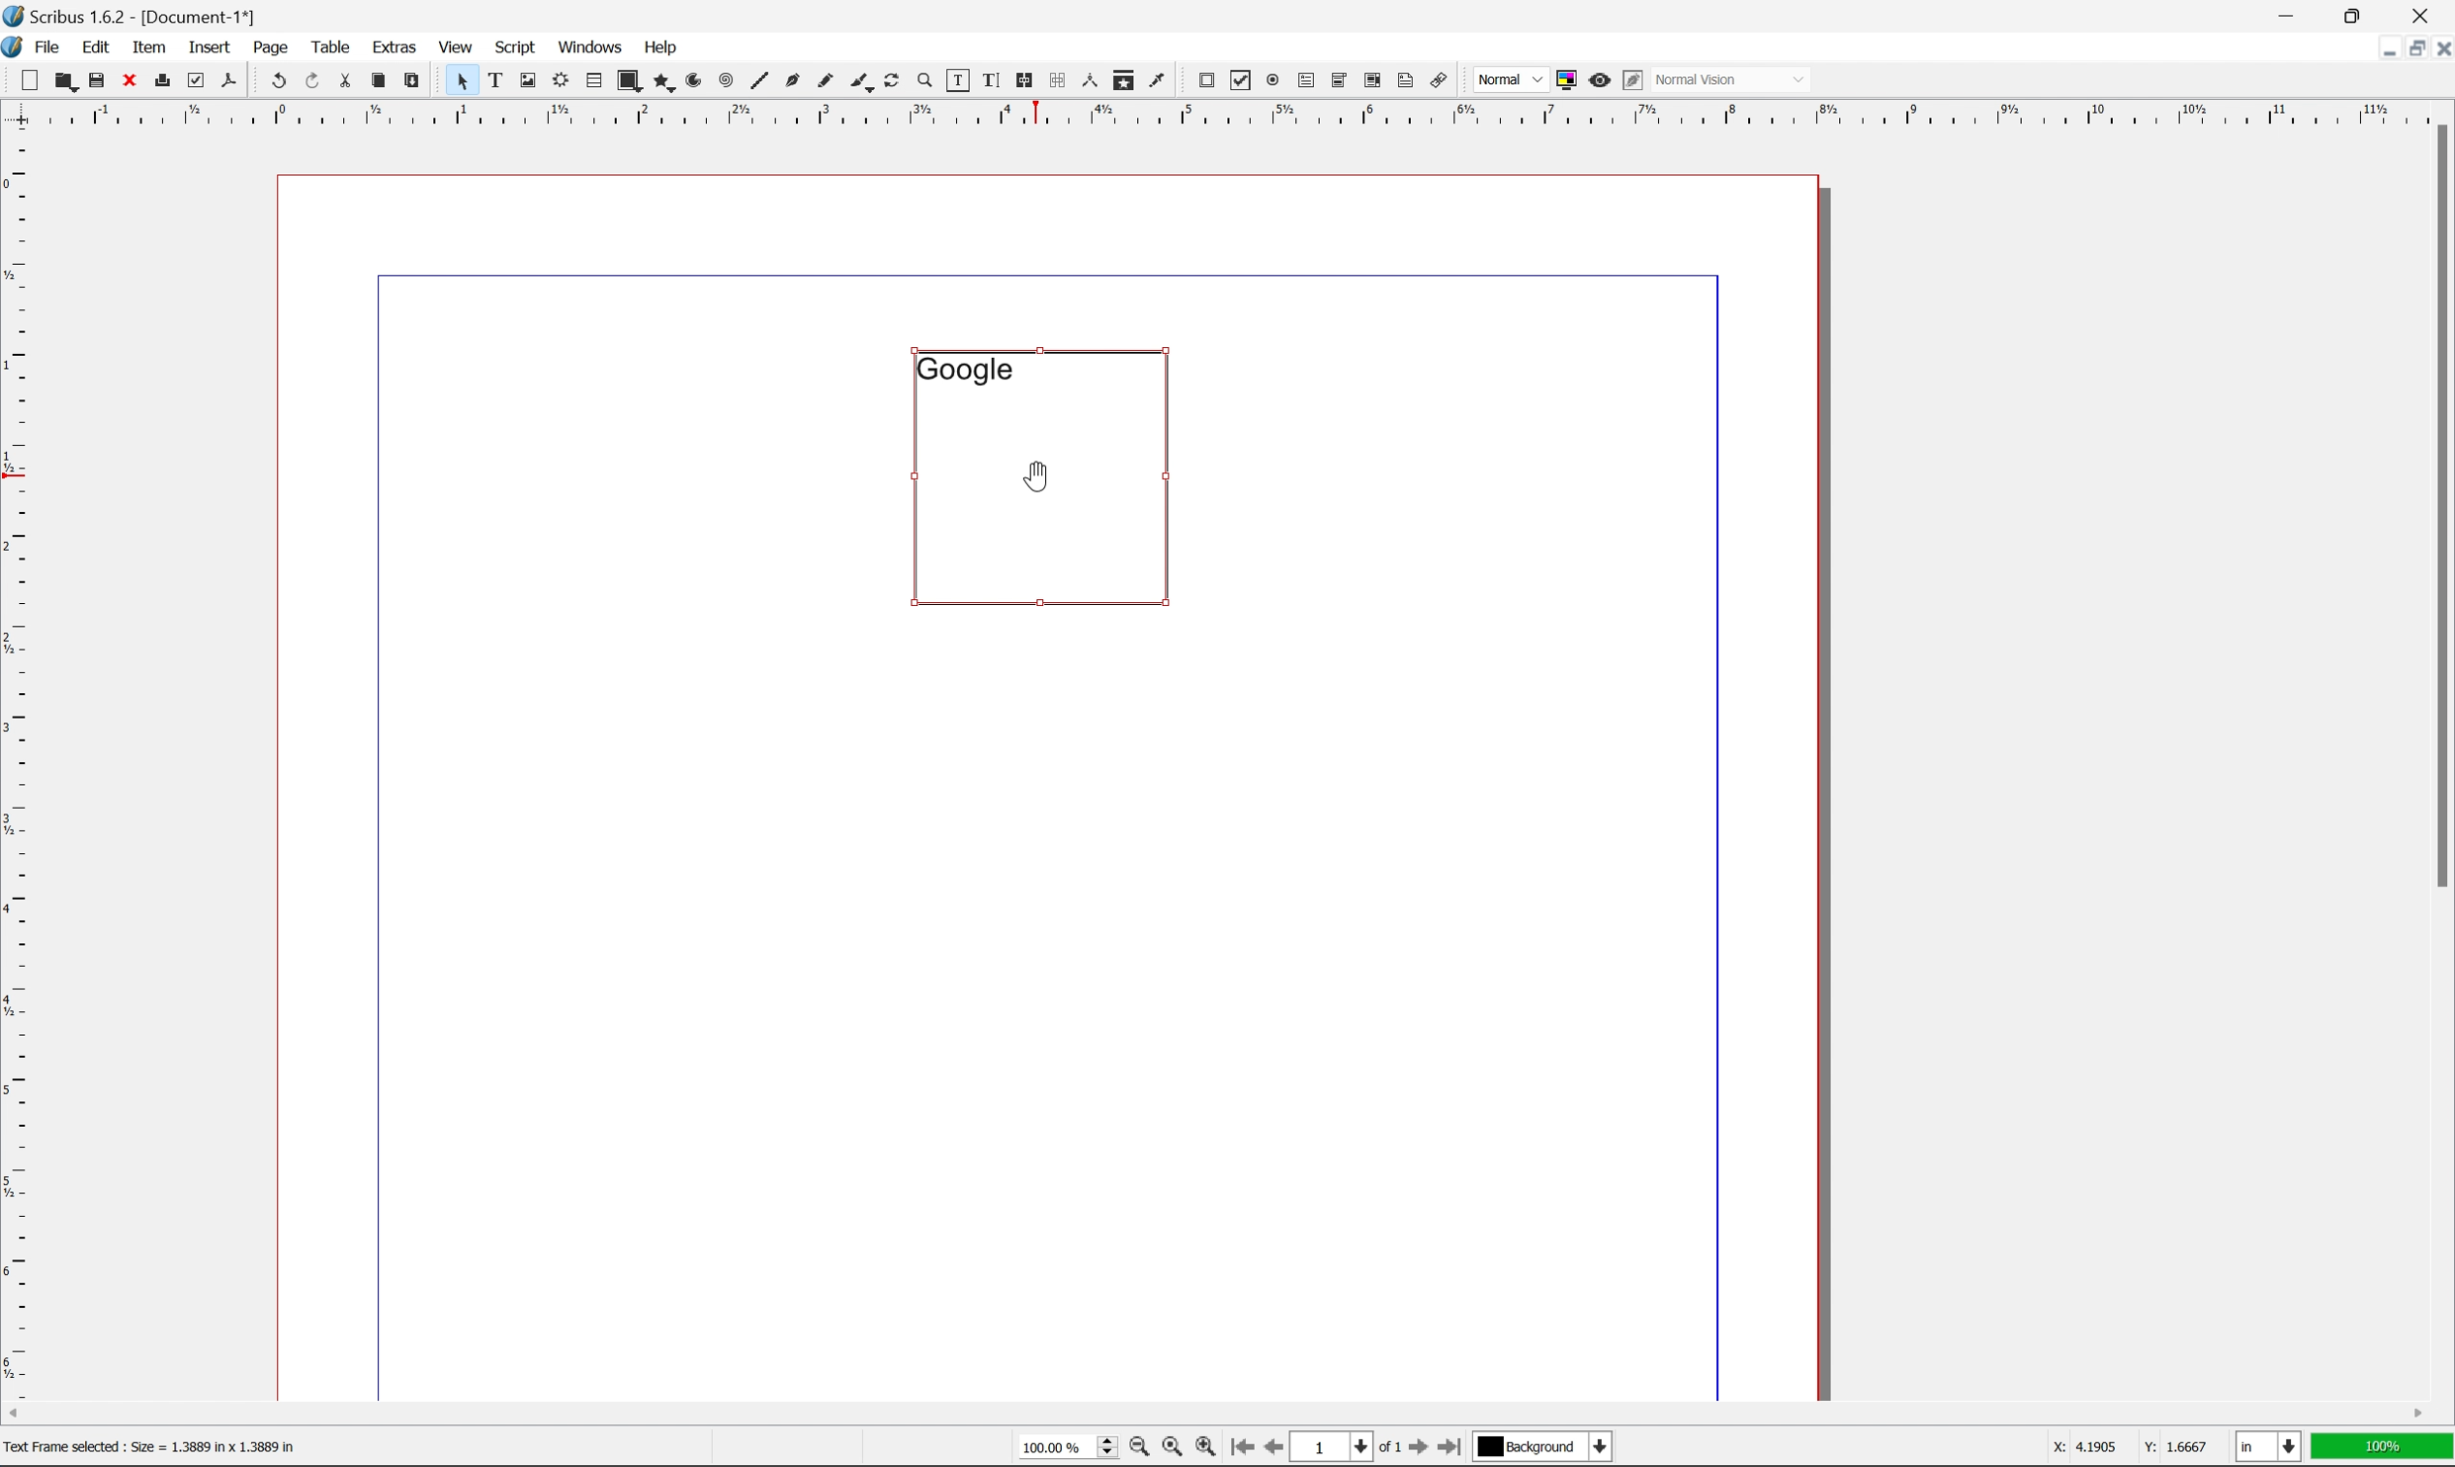  Describe the element at coordinates (1226, 112) in the screenshot. I see `ruler` at that location.